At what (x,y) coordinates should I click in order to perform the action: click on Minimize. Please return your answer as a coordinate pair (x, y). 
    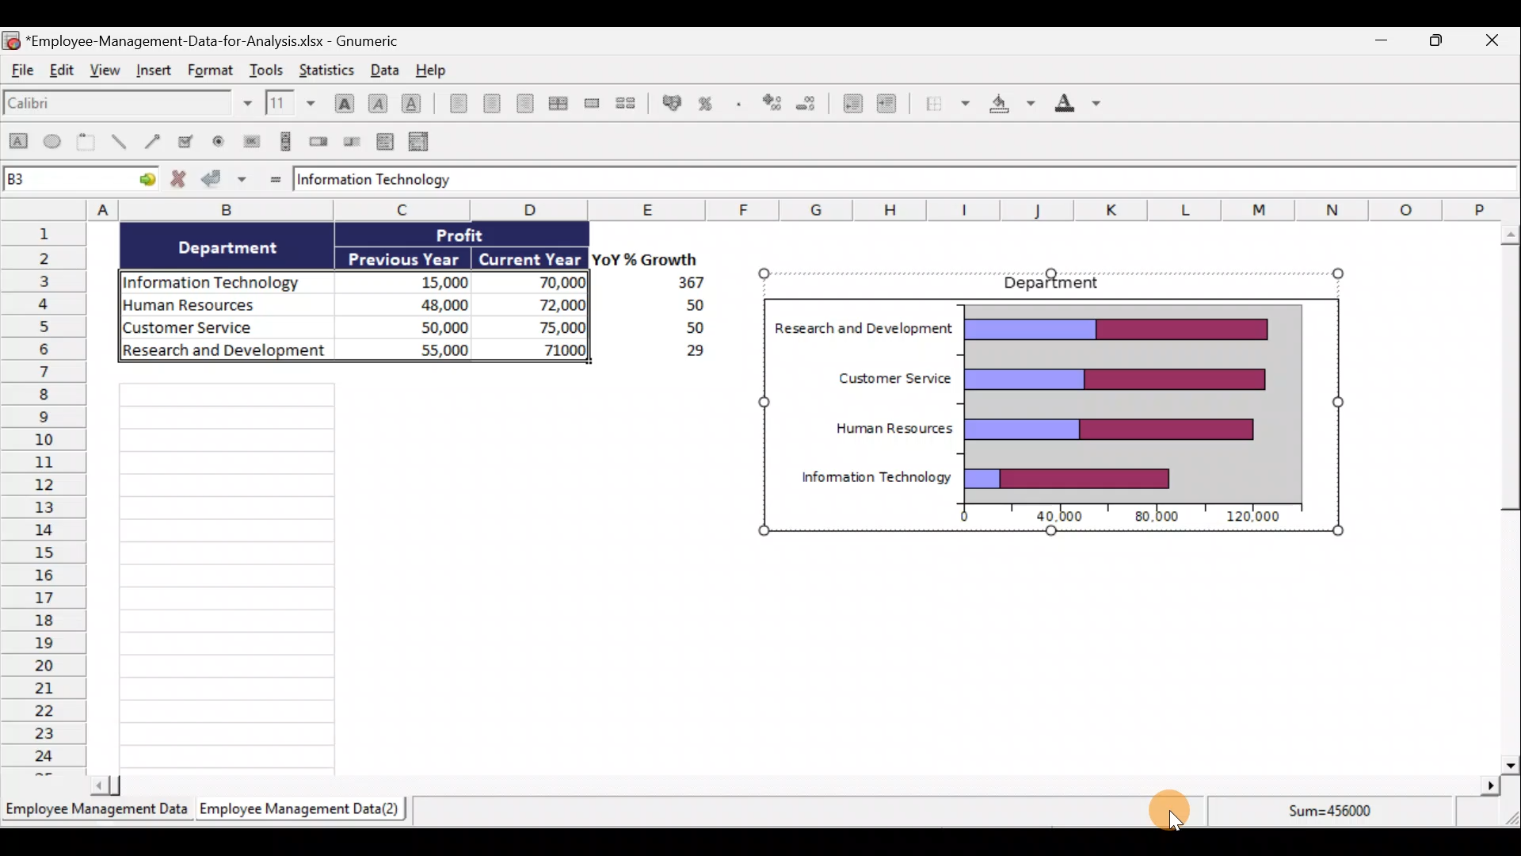
    Looking at the image, I should click on (1381, 40).